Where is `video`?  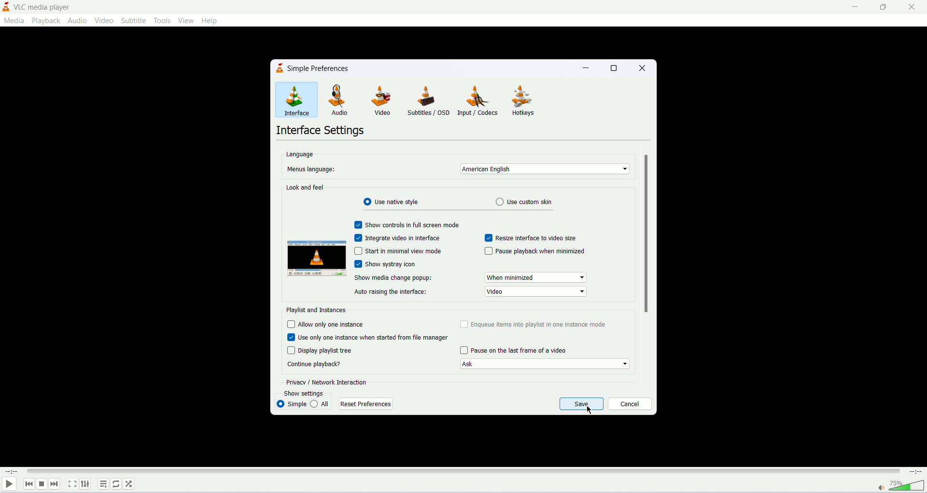
video is located at coordinates (104, 21).